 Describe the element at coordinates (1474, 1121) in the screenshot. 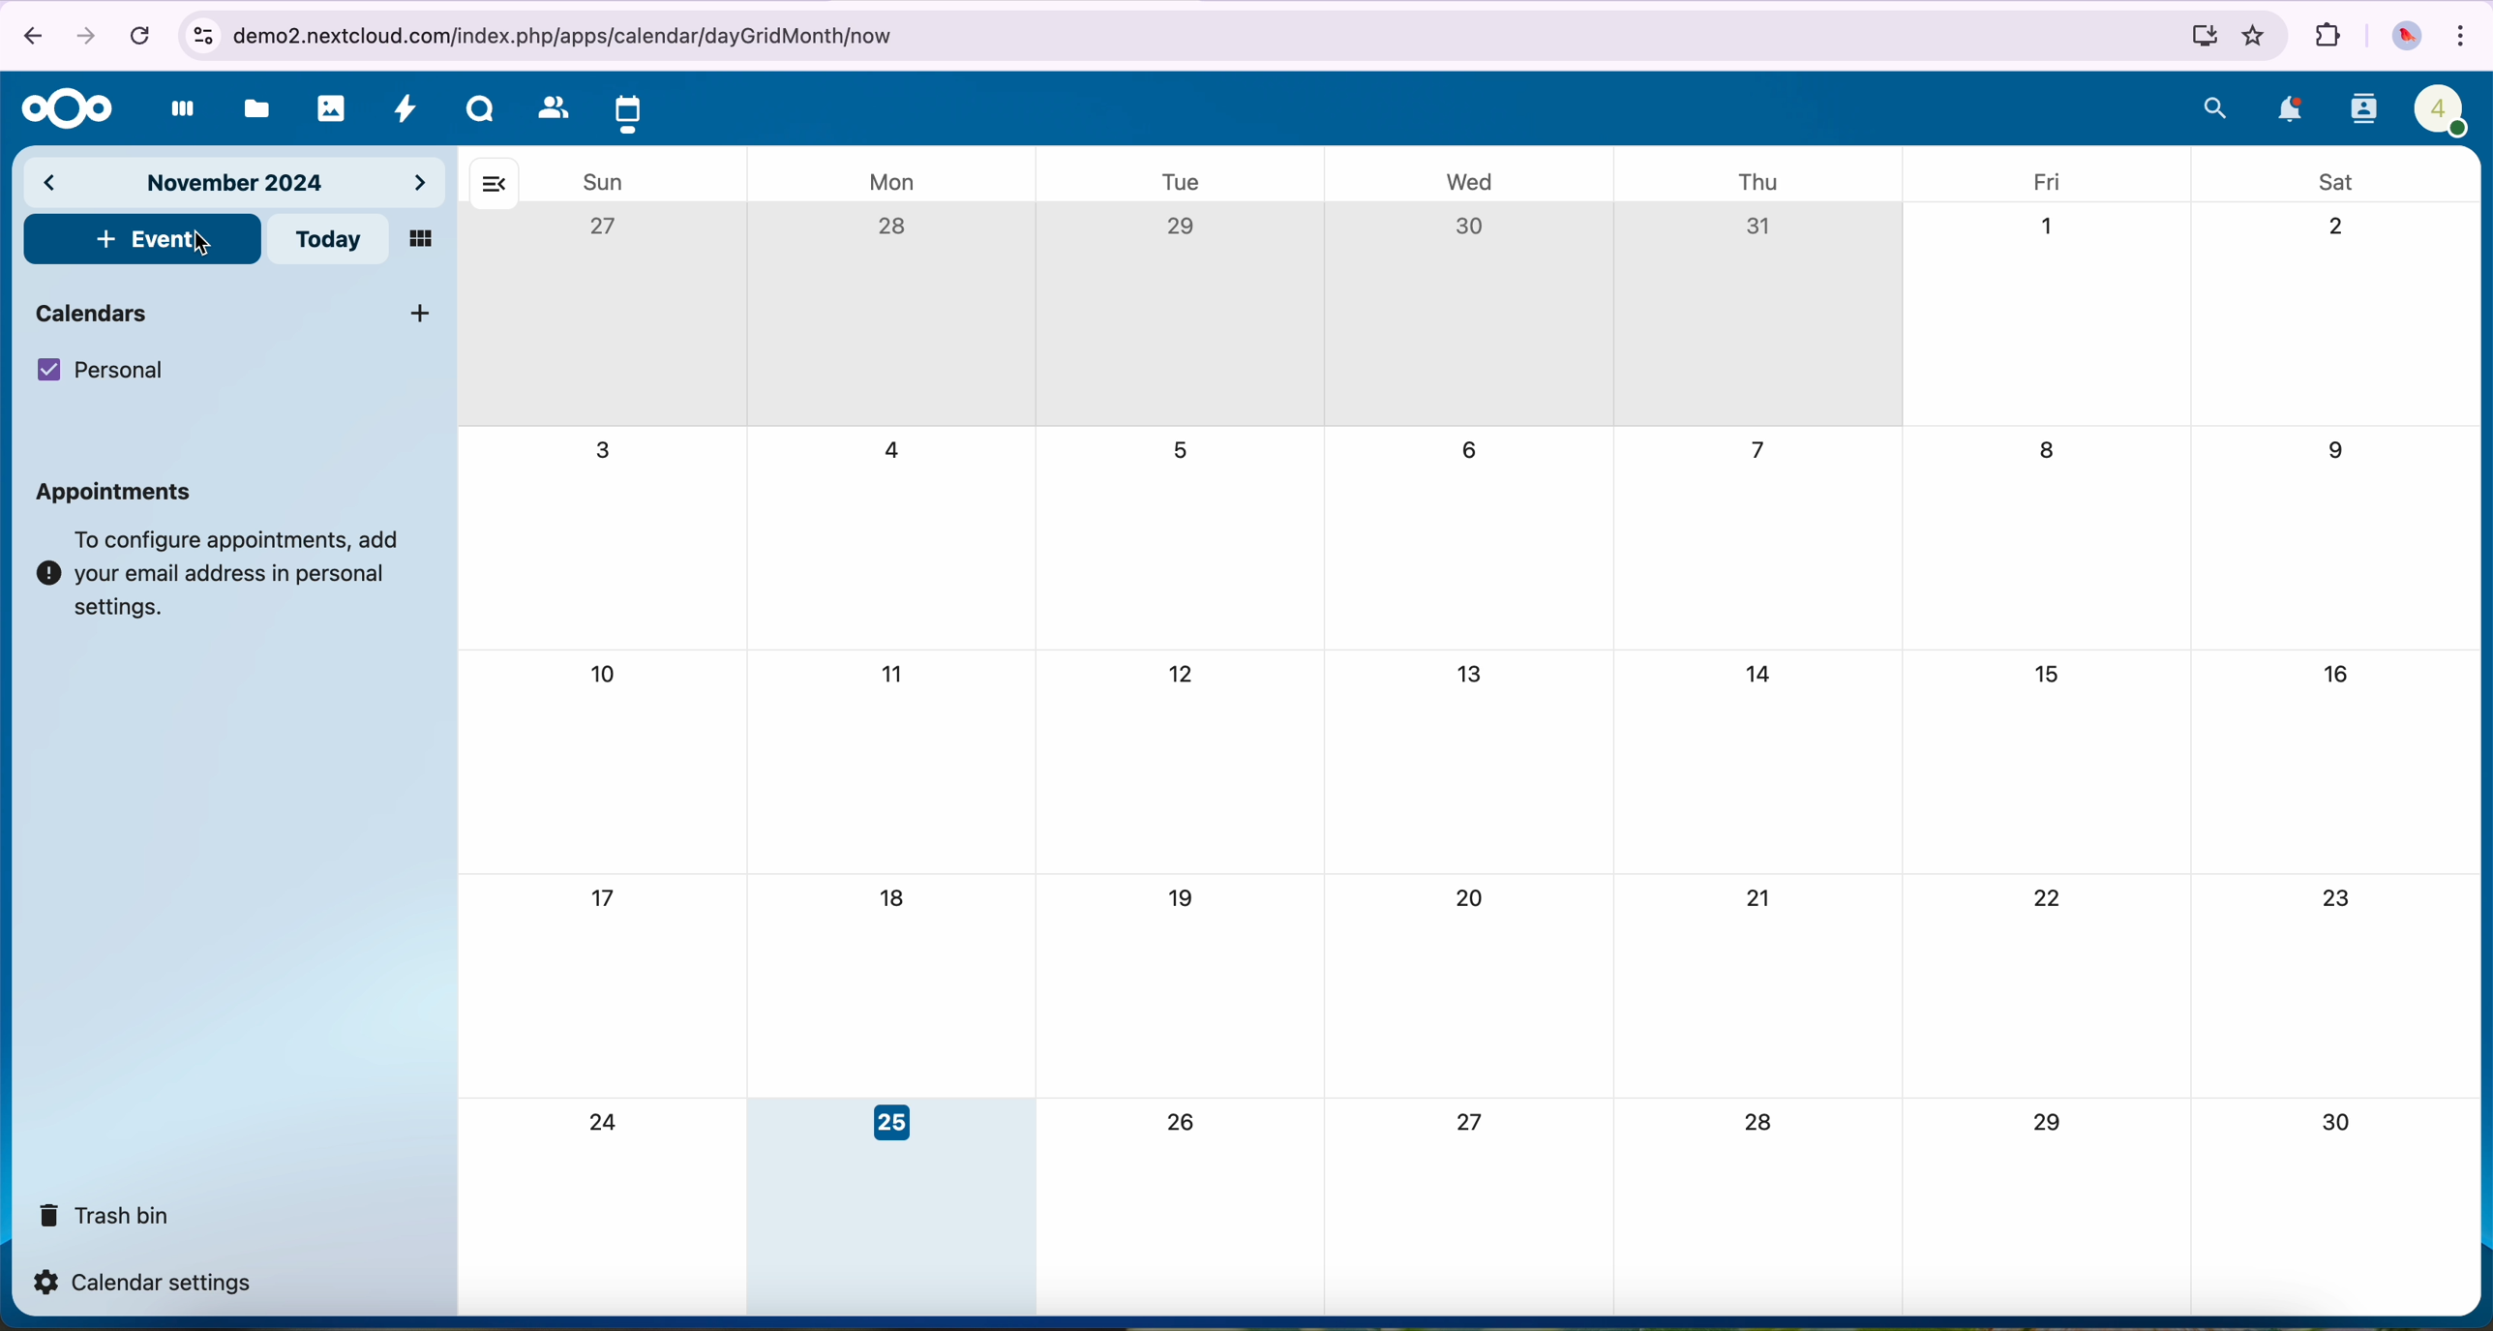

I see `27` at that location.